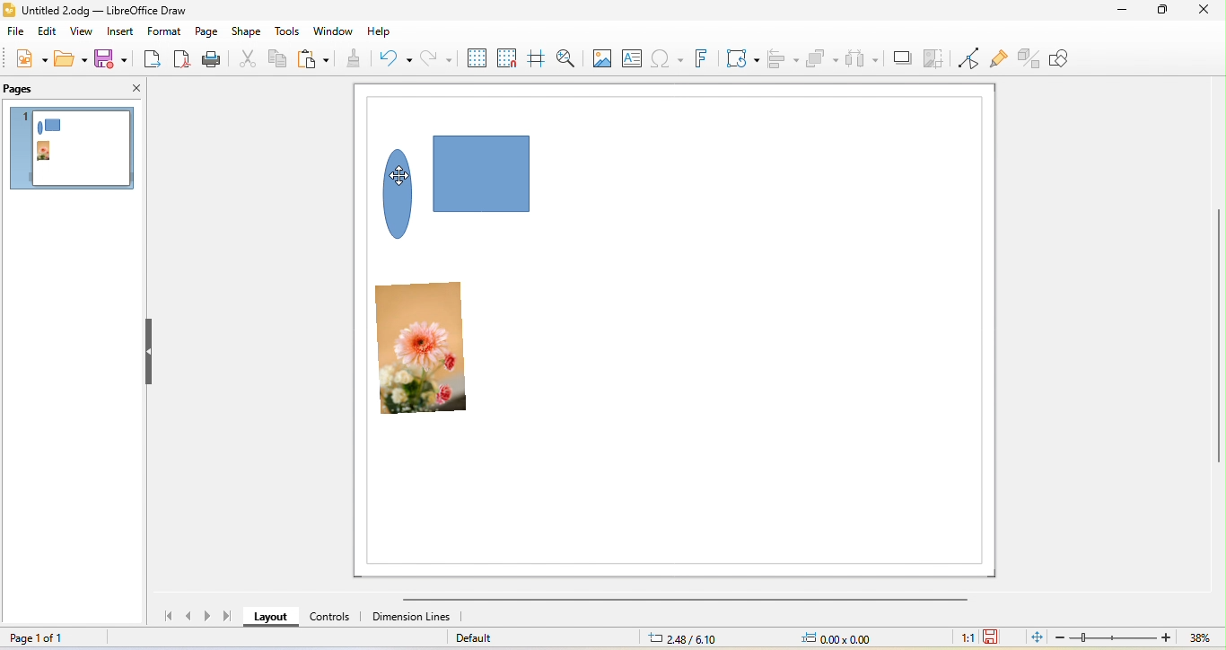 This screenshot has height=650, width=1226. What do you see at coordinates (681, 639) in the screenshot?
I see `2.48/6.10` at bounding box center [681, 639].